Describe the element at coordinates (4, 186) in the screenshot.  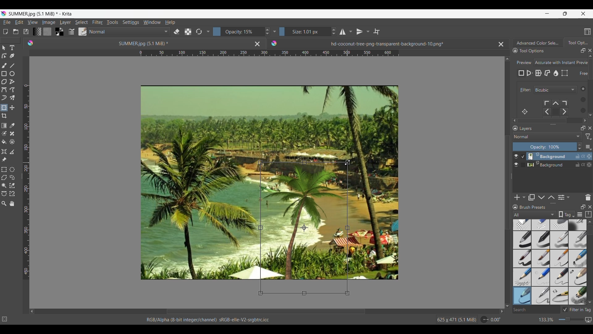
I see `Contiguous selection tool` at that location.